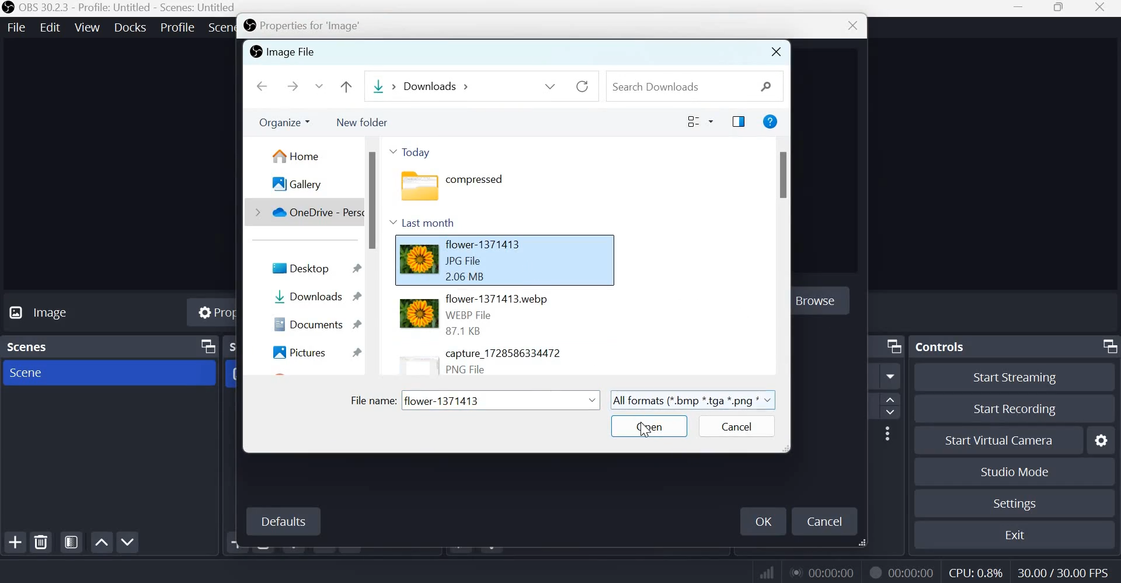 This screenshot has width=1121, height=583. Describe the element at coordinates (583, 85) in the screenshot. I see `refresh` at that location.